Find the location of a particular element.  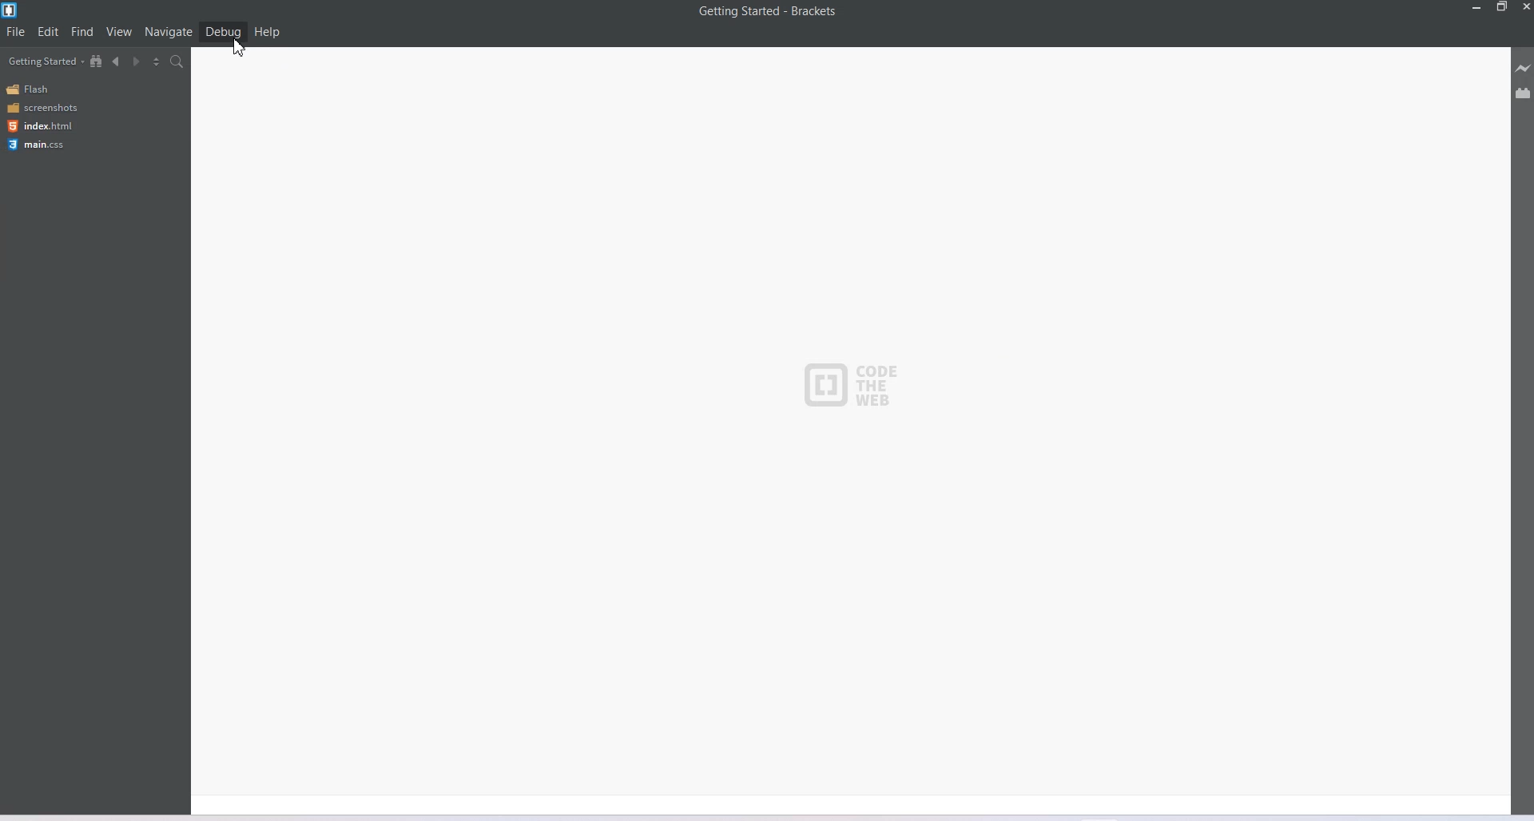

Live Preview is located at coordinates (1523, 68).